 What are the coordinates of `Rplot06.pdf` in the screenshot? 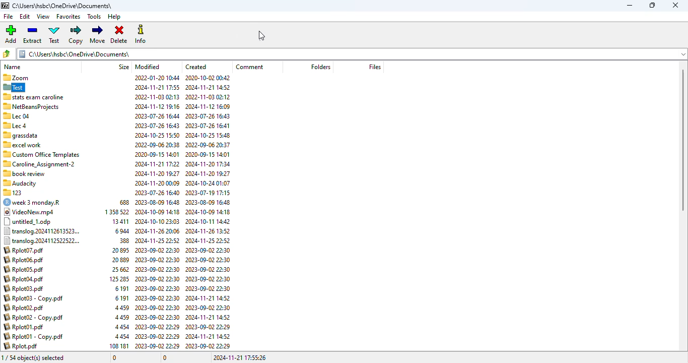 It's located at (23, 260).